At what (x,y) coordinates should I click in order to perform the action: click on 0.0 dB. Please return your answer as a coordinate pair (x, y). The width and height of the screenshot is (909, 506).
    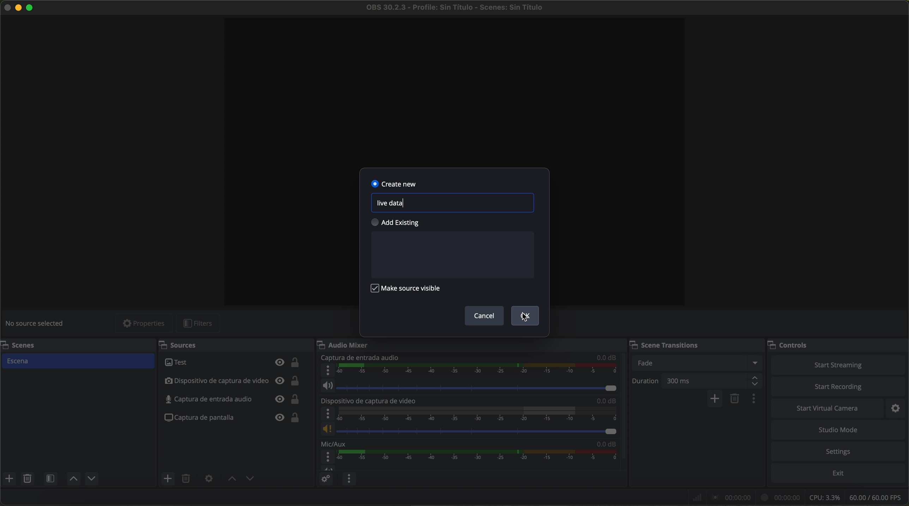
    Looking at the image, I should click on (603, 401).